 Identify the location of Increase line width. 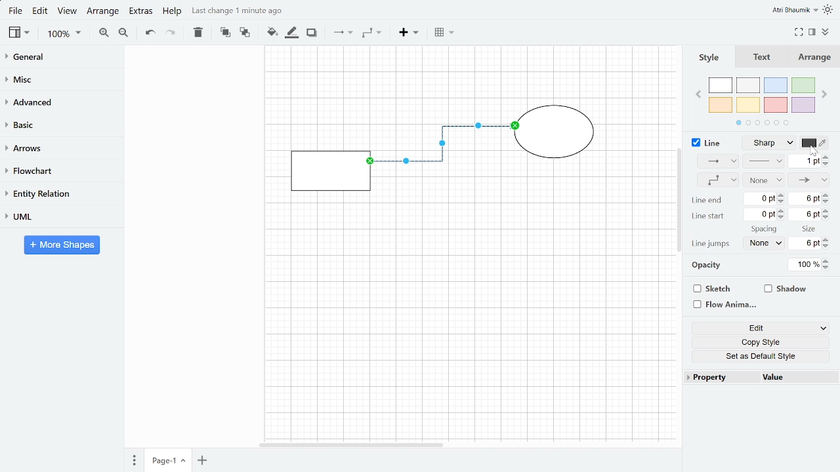
(828, 157).